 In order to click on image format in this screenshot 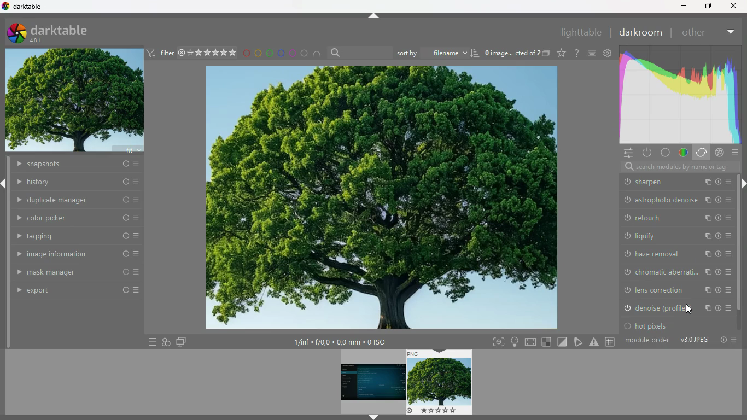, I will do `click(694, 340)`.